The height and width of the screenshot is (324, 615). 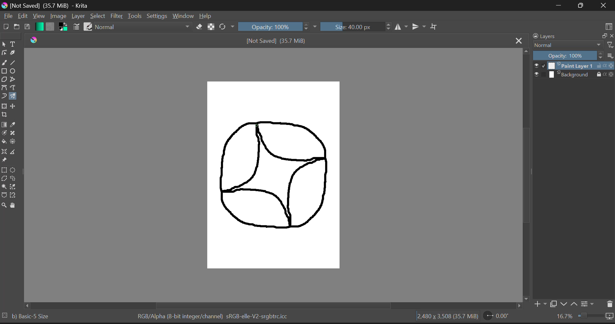 I want to click on Settings, so click(x=157, y=16).